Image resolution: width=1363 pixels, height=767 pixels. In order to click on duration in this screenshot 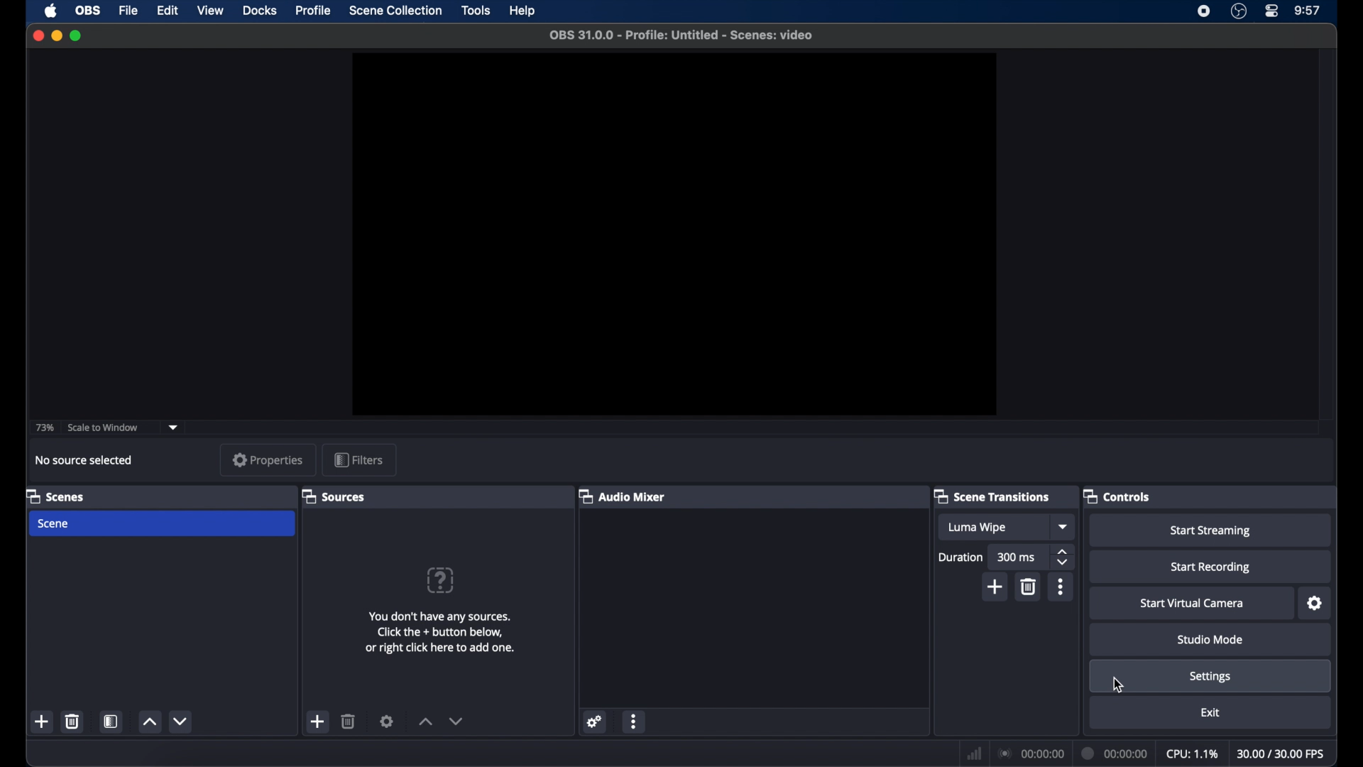, I will do `click(1116, 755)`.